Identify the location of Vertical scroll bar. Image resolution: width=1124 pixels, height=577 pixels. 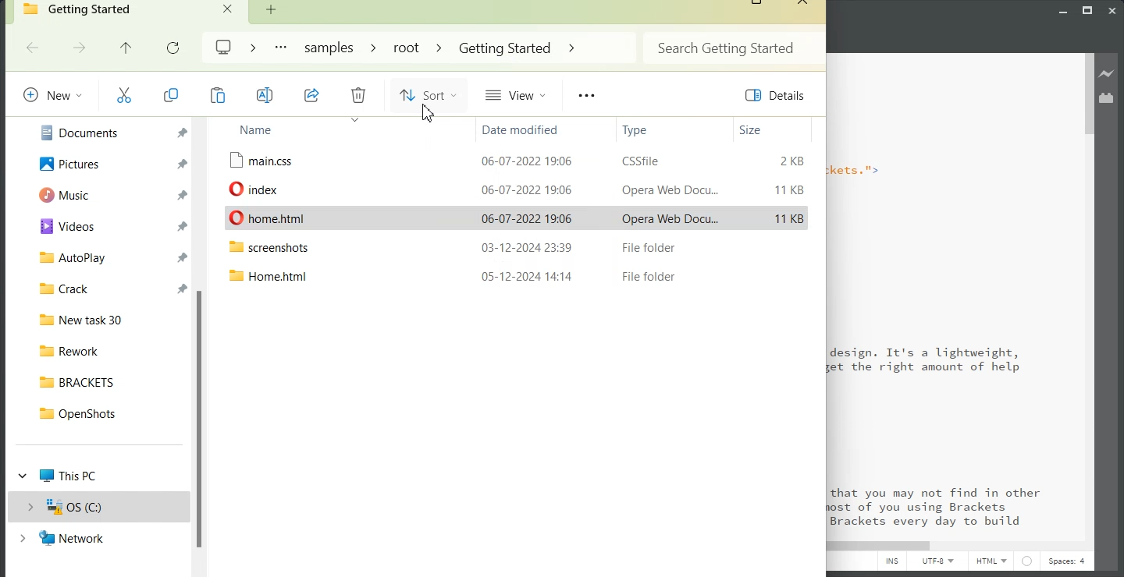
(201, 346).